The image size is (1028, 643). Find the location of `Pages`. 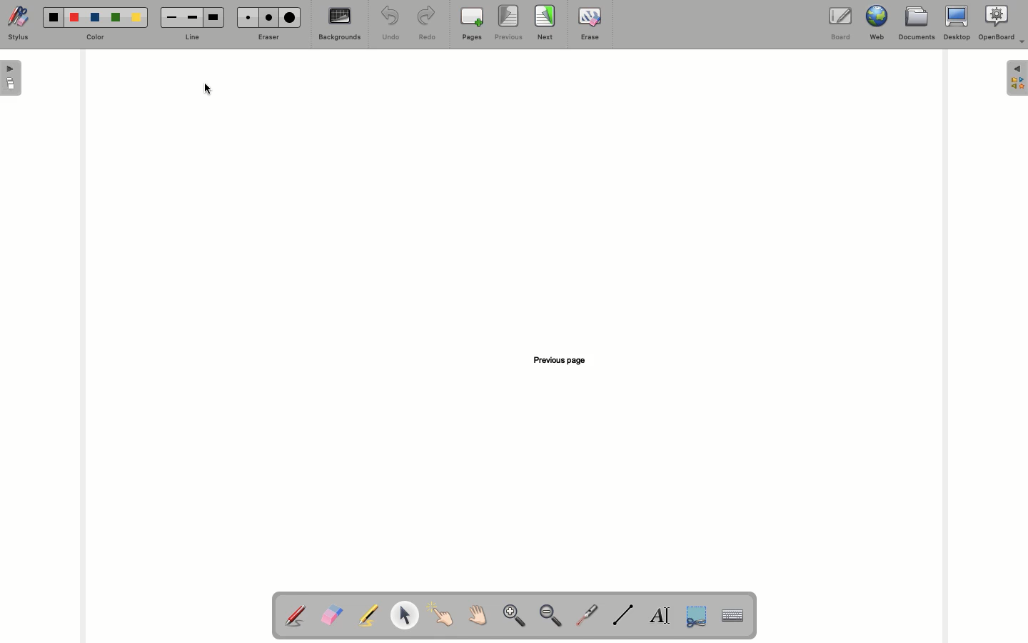

Pages is located at coordinates (472, 24).